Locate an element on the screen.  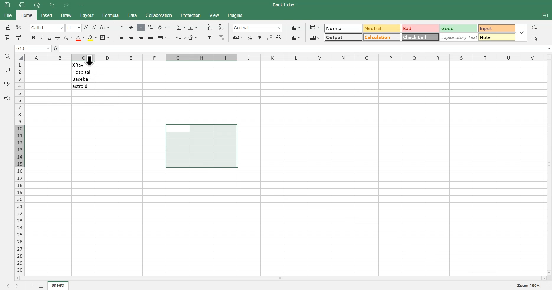
zoom 100% is located at coordinates (530, 286).